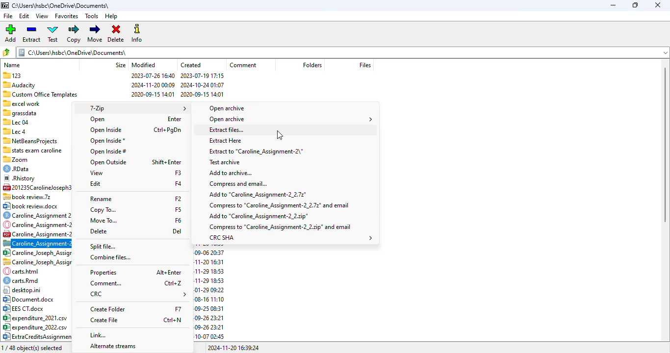  I want to click on tools, so click(92, 16).